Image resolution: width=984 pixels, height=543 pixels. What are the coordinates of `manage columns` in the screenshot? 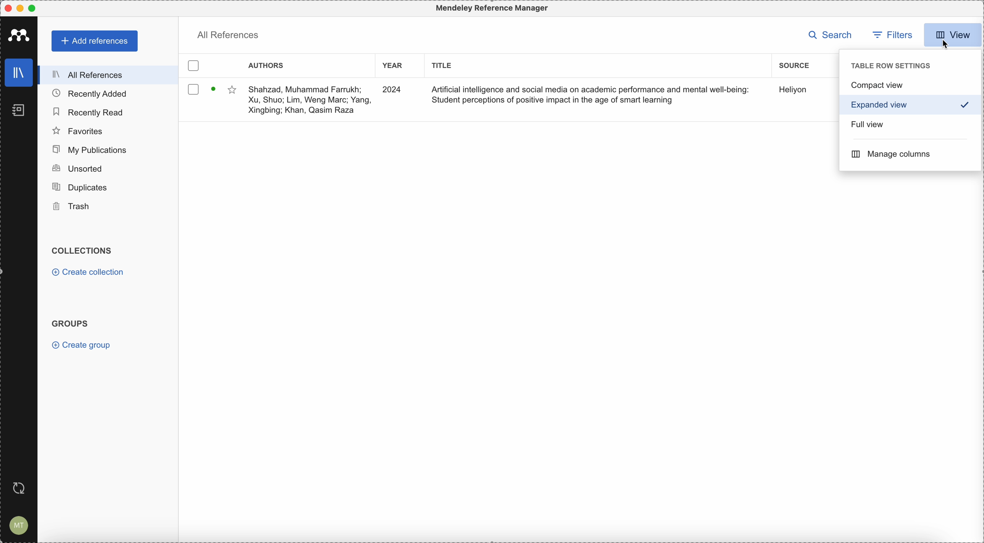 It's located at (890, 154).